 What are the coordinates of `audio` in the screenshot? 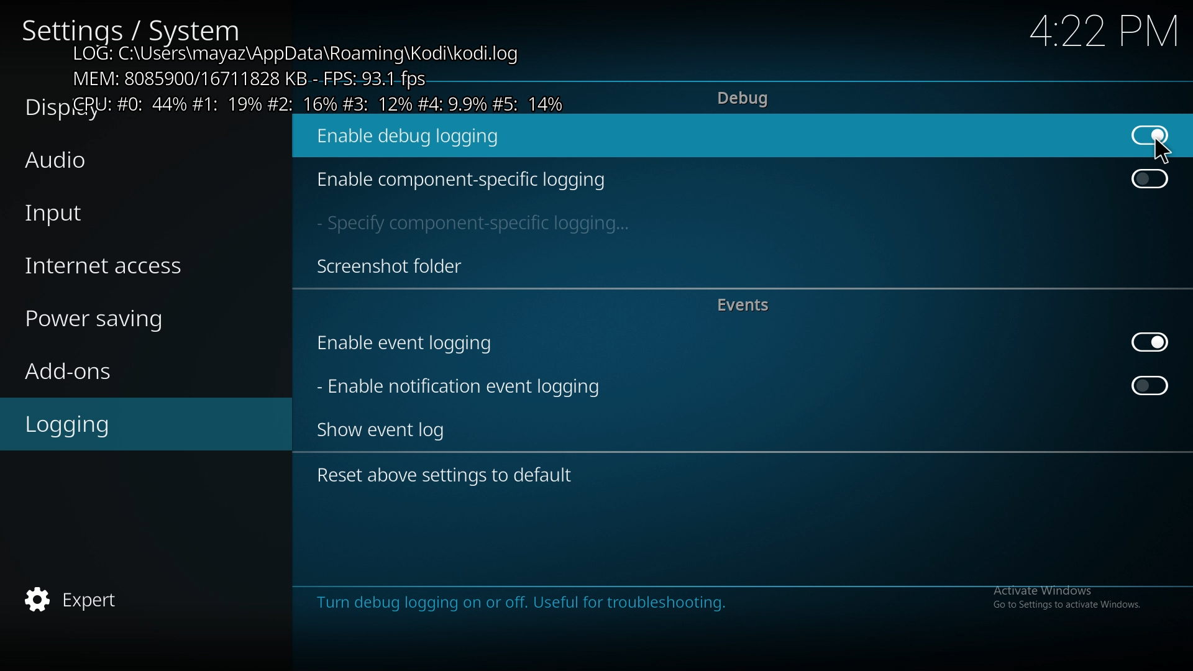 It's located at (127, 157).